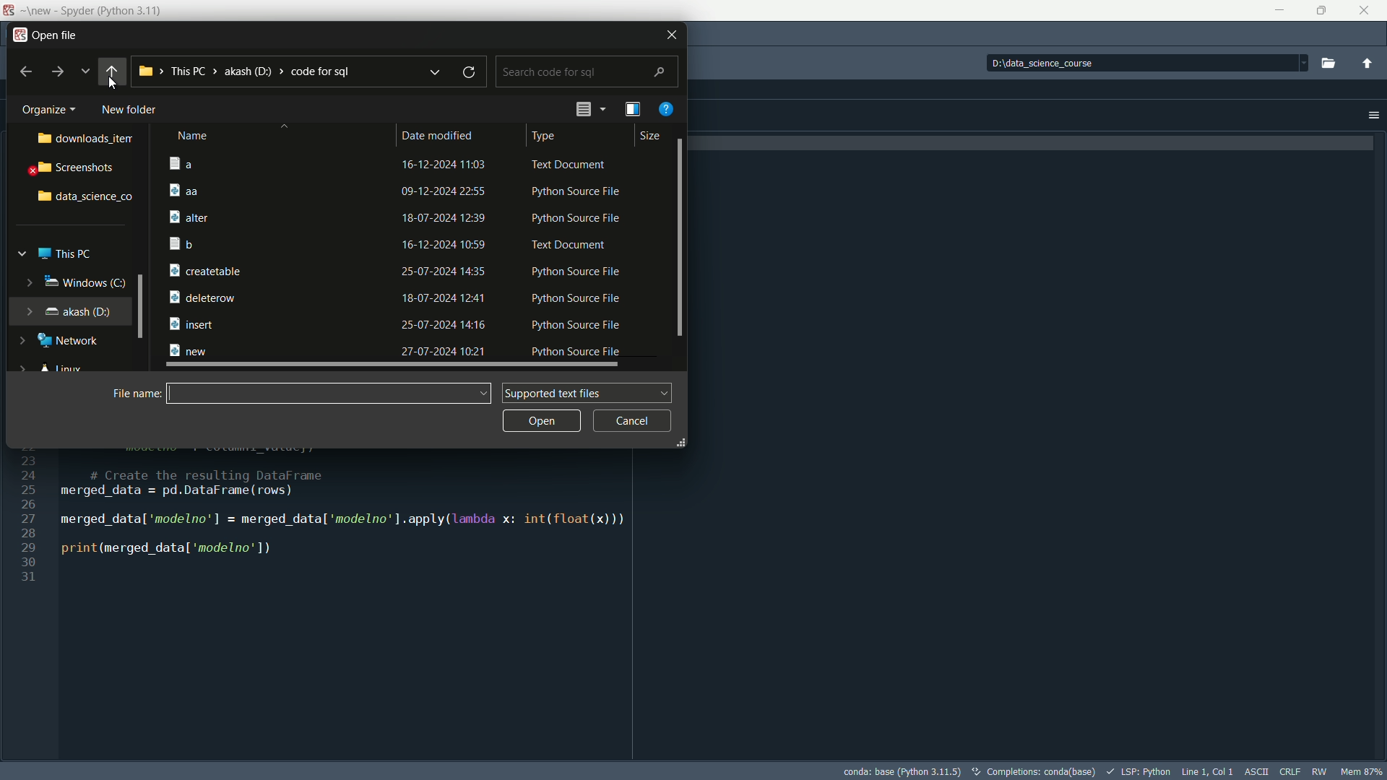 The height and width of the screenshot is (780, 1387). Describe the element at coordinates (1368, 115) in the screenshot. I see `options` at that location.